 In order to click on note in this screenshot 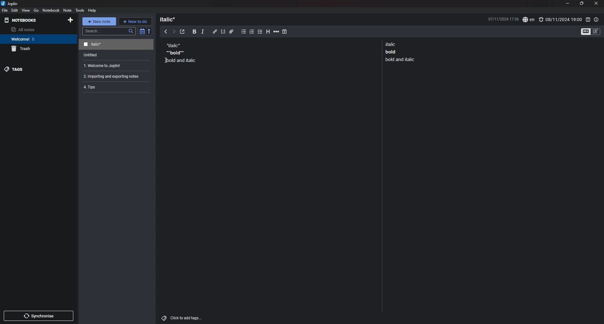, I will do `click(115, 66)`.